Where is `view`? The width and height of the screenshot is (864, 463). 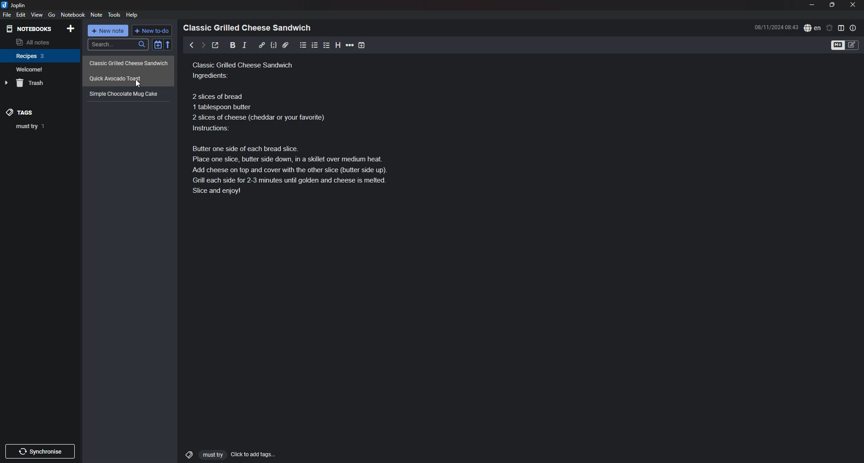 view is located at coordinates (36, 15).